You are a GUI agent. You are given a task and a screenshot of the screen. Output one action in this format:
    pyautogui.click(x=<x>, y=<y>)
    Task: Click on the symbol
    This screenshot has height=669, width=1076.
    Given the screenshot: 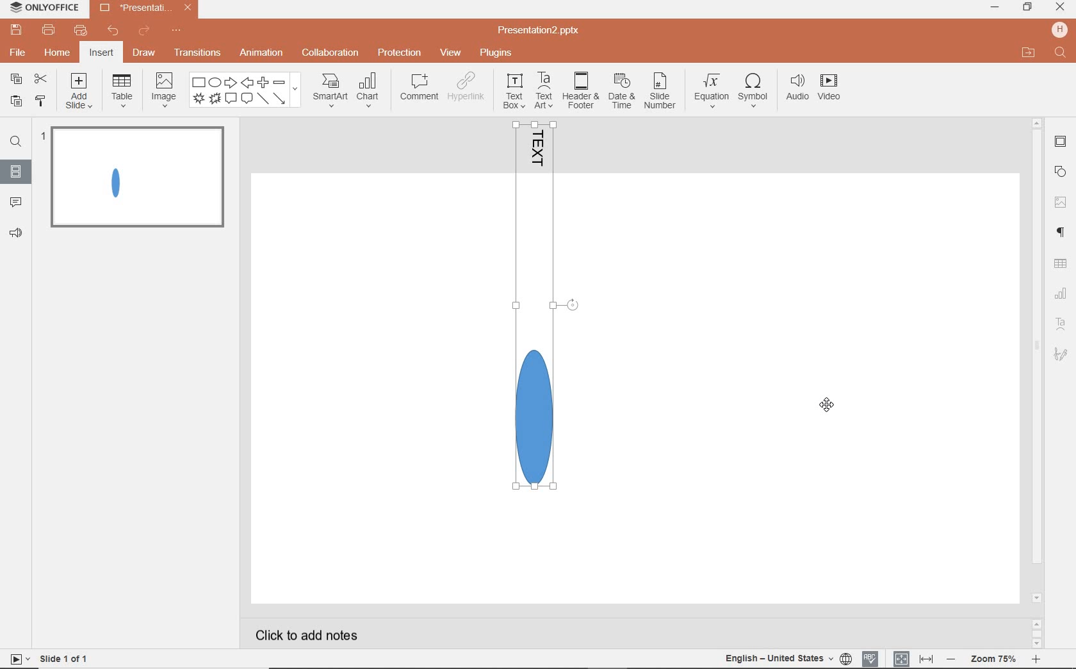 What is the action you would take?
    pyautogui.click(x=751, y=93)
    